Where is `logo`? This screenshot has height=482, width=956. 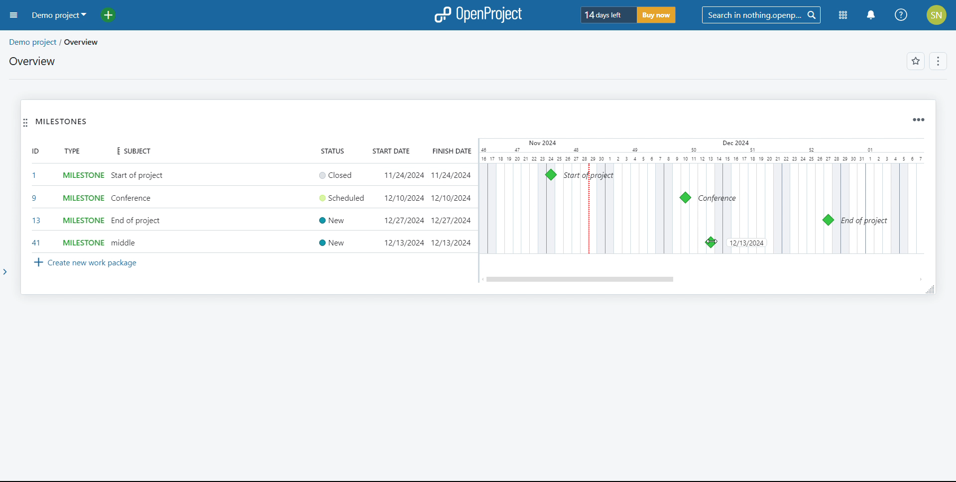 logo is located at coordinates (479, 14).